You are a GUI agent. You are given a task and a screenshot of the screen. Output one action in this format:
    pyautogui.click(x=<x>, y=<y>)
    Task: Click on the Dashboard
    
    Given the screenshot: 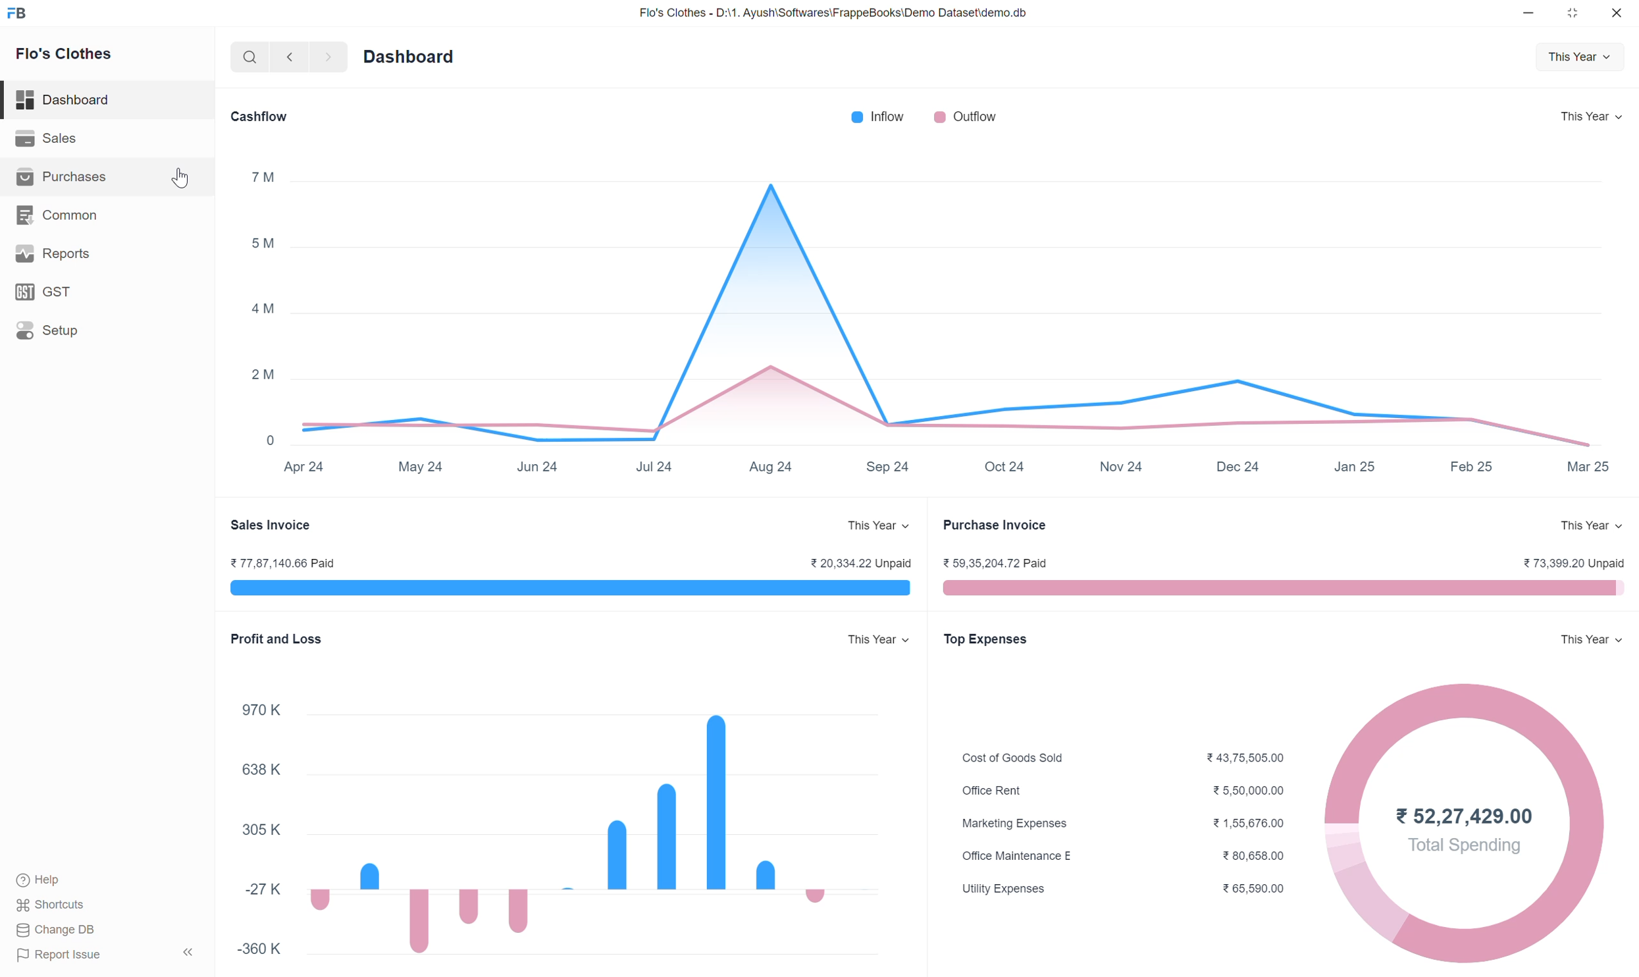 What is the action you would take?
    pyautogui.click(x=65, y=97)
    